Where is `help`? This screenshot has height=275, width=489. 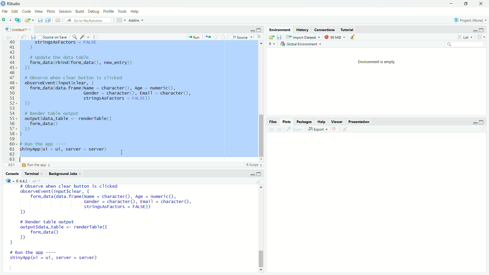 help is located at coordinates (321, 121).